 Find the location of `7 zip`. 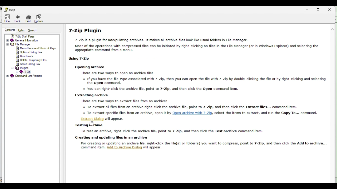

7 zip is located at coordinates (34, 72).